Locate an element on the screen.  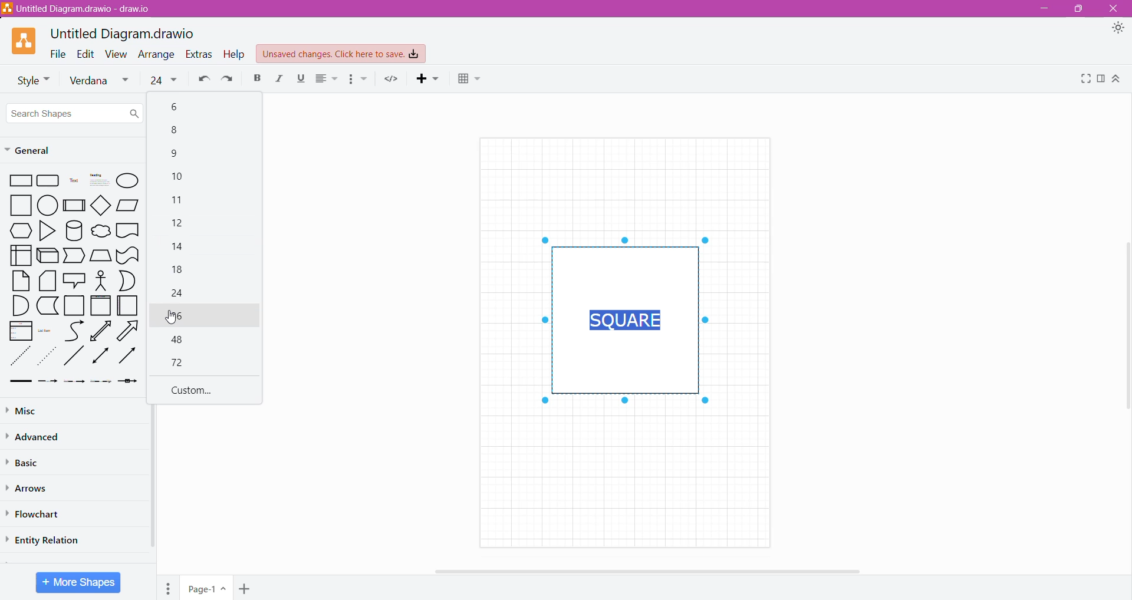
Grid rectangle is located at coordinates (48, 180).